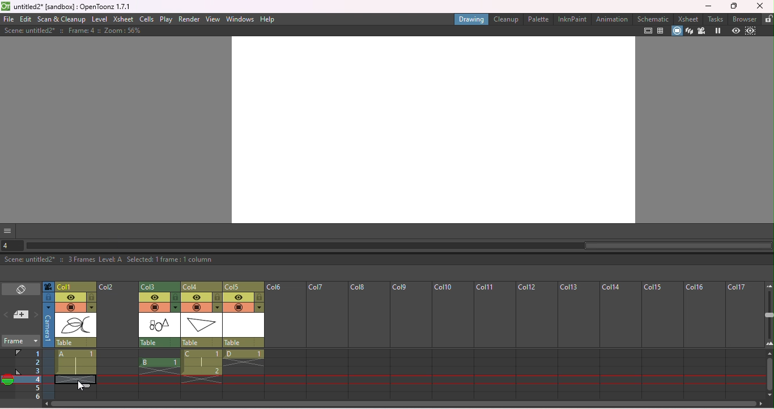 This screenshot has width=774, height=409. I want to click on click to select camera, so click(48, 297).